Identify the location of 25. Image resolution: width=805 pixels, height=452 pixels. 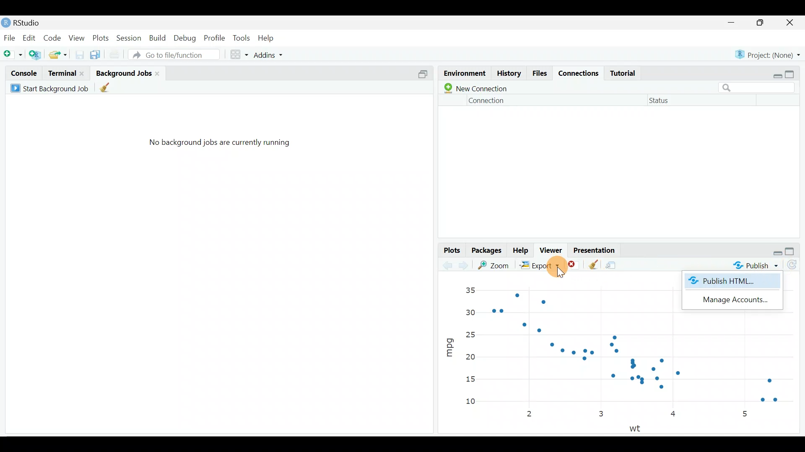
(473, 334).